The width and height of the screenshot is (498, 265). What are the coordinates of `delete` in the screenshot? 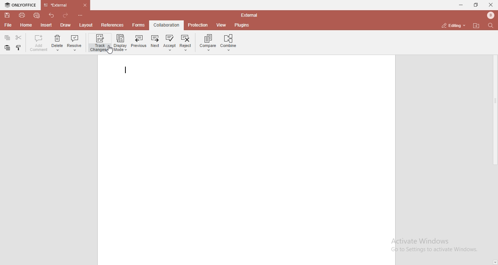 It's located at (57, 44).